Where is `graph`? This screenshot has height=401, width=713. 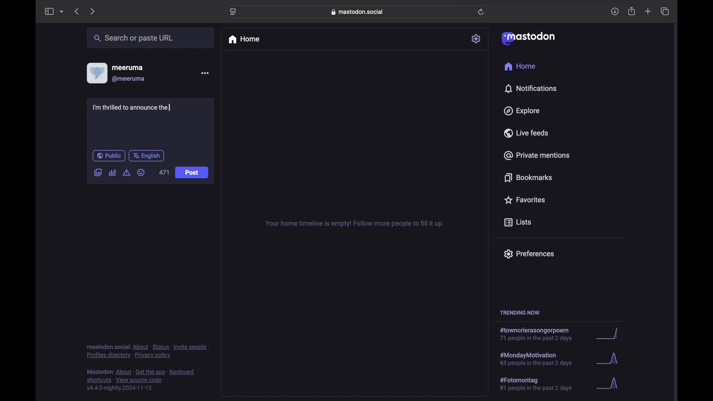
graph is located at coordinates (610, 334).